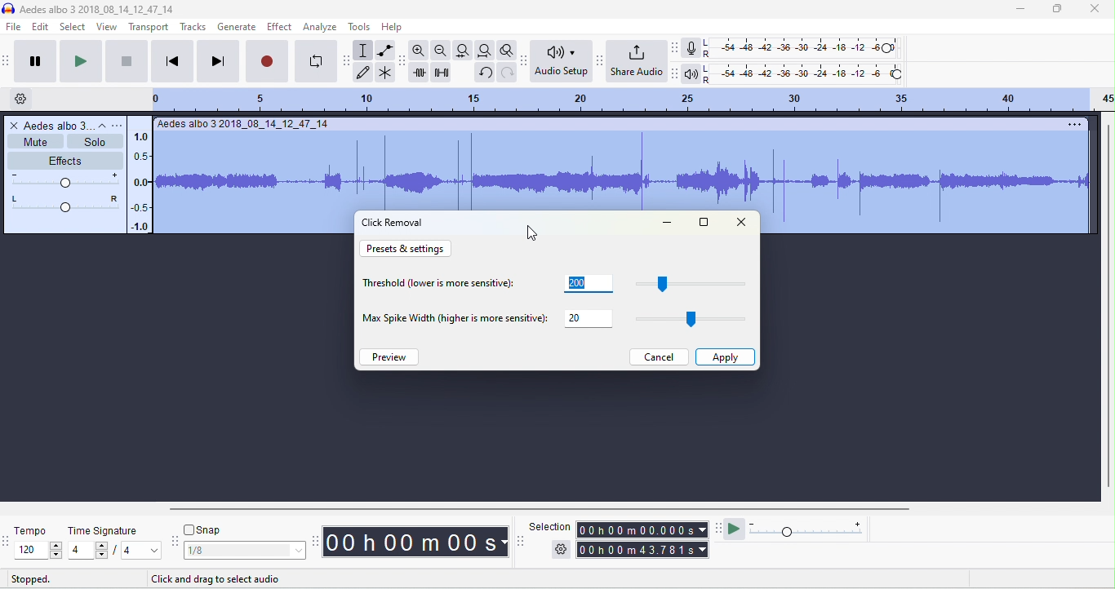  I want to click on recording meter toolbar, so click(676, 47).